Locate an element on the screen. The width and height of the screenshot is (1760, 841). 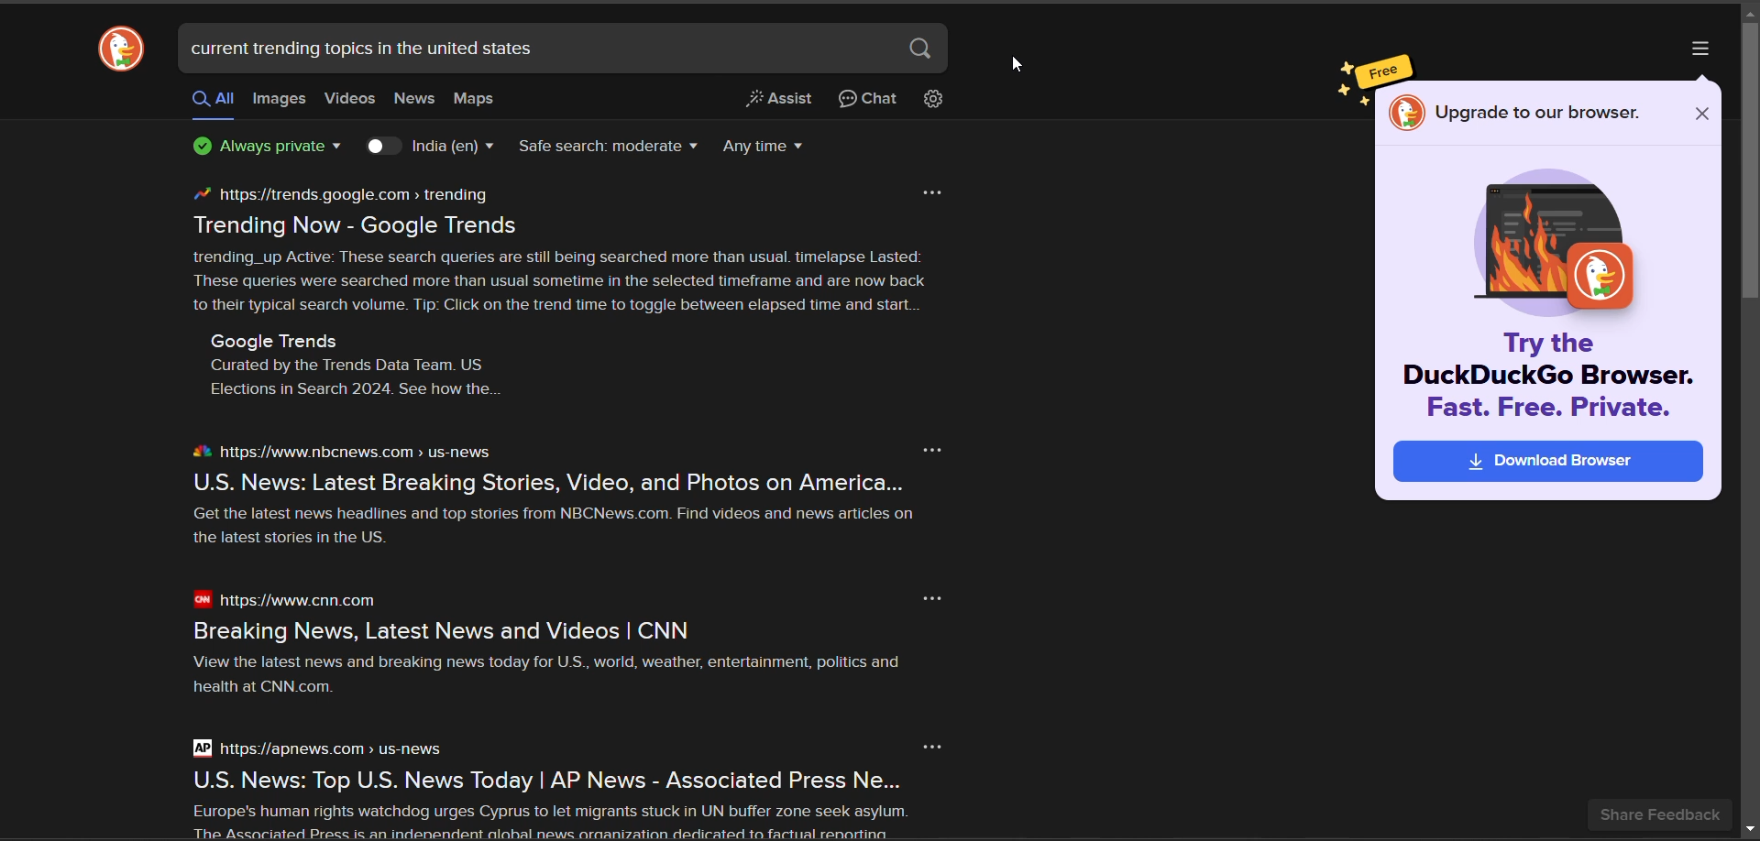
Upgrade to our browser. is located at coordinates (1544, 112).